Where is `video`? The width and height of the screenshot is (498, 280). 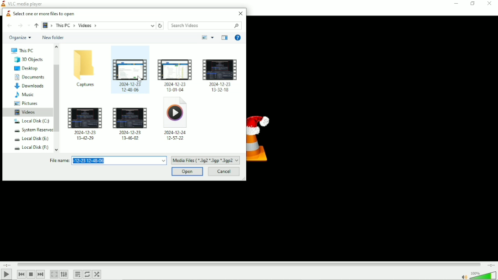 video is located at coordinates (175, 74).